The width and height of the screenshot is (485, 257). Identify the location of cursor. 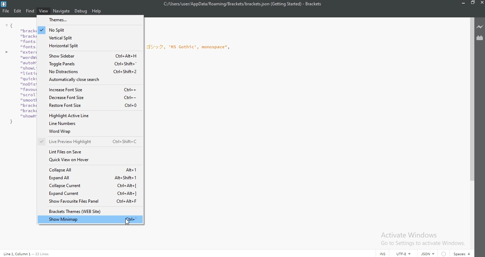
(128, 223).